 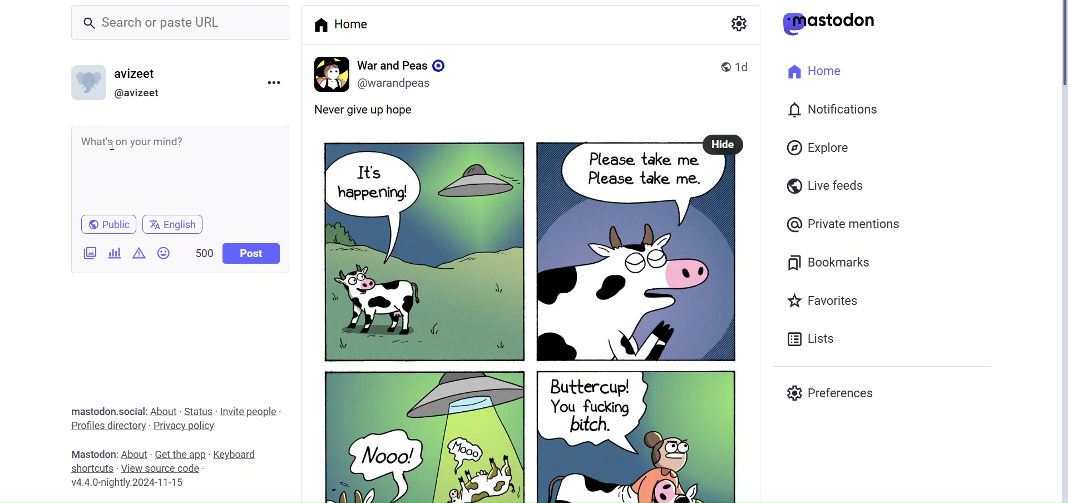 I want to click on Never give up hope, so click(x=380, y=112).